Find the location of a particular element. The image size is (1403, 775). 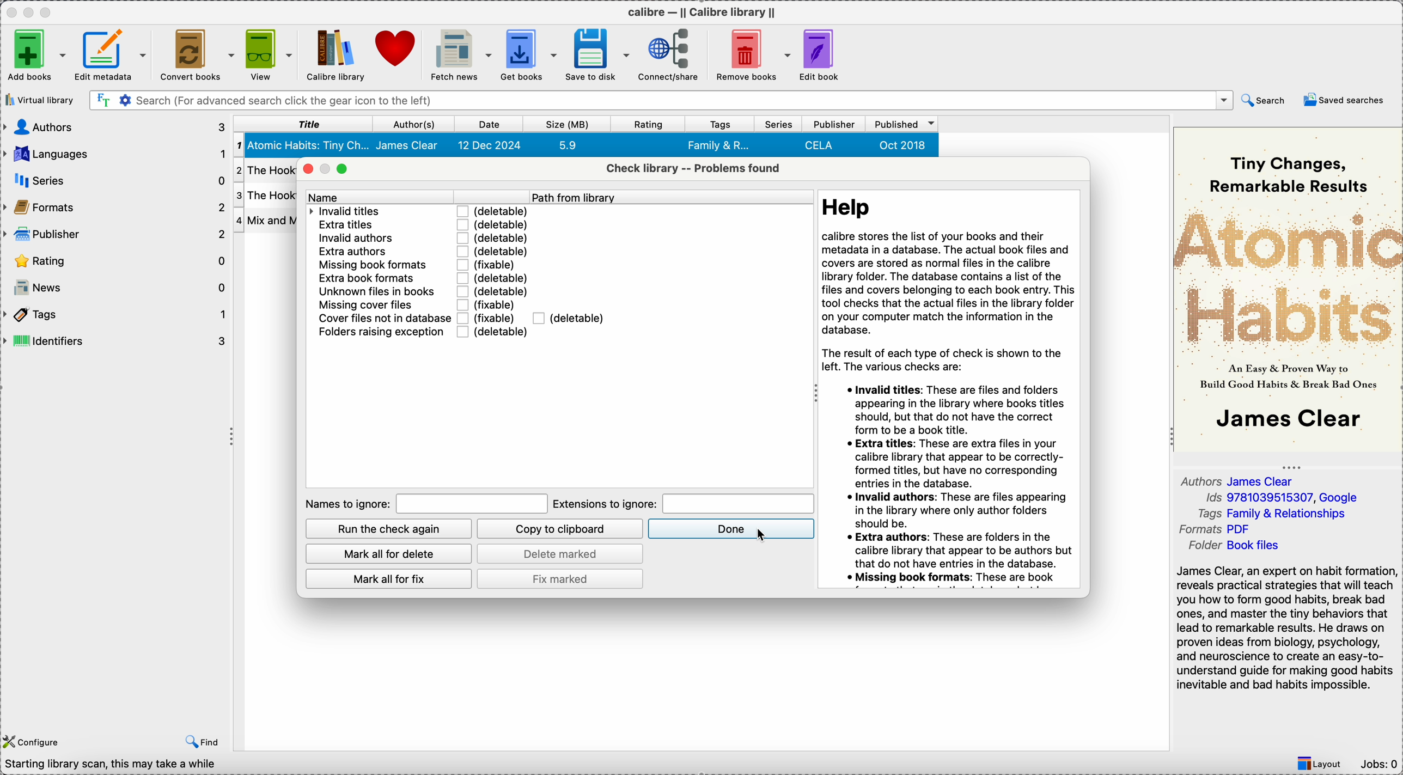

minimize app is located at coordinates (29, 10).